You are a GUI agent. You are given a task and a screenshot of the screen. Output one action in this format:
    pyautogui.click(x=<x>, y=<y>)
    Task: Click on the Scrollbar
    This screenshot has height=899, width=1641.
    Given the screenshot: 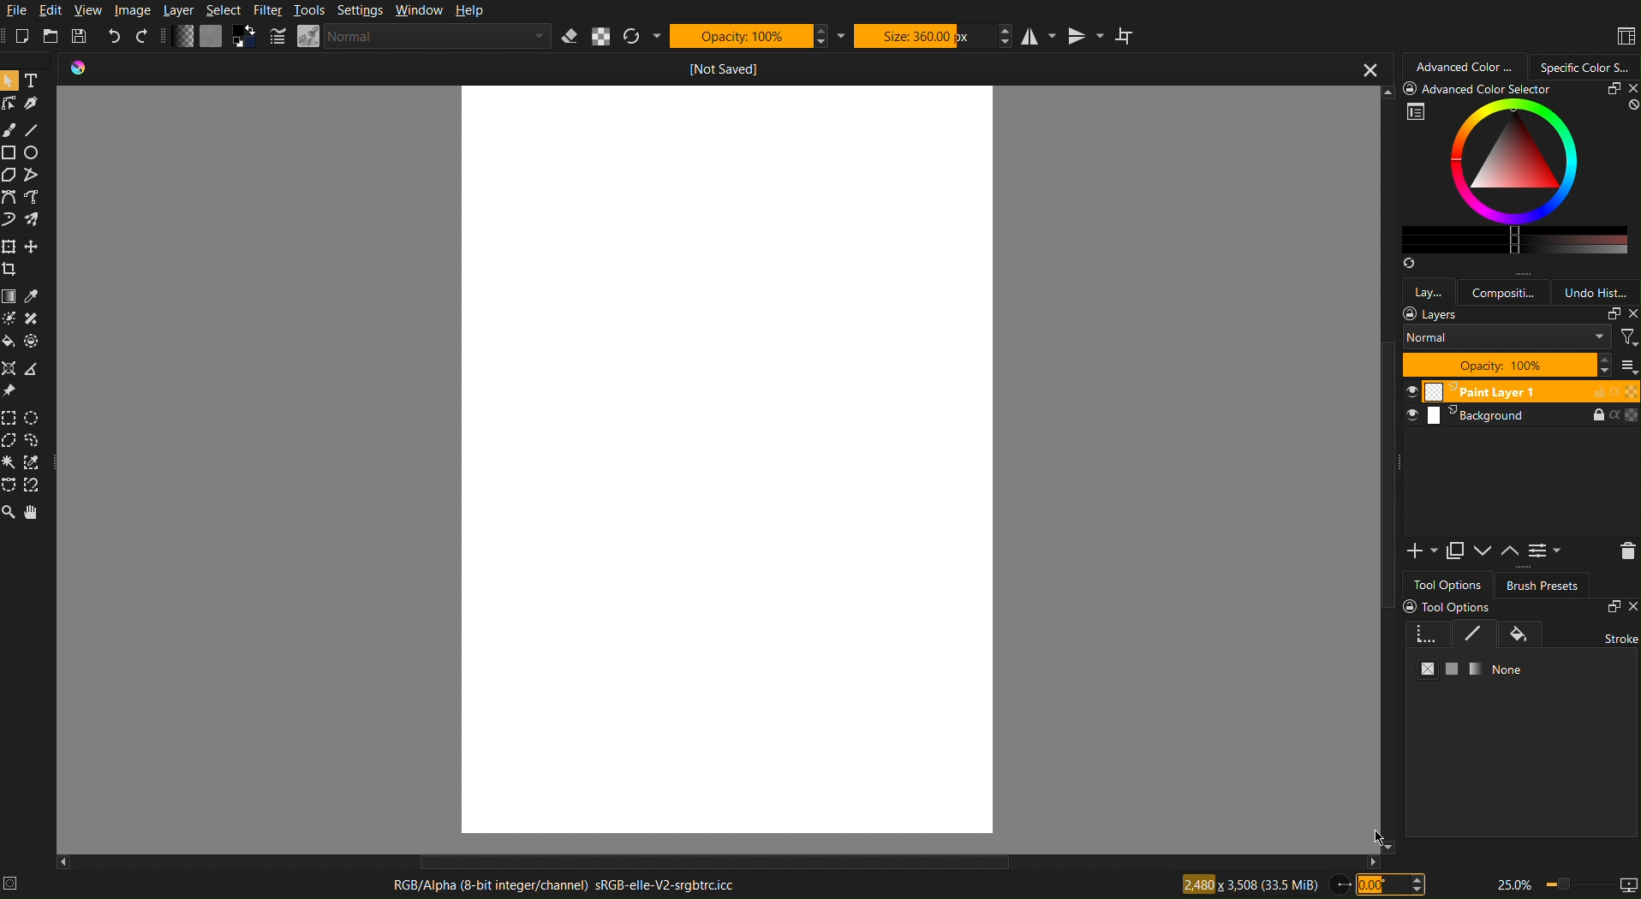 What is the action you would take?
    pyautogui.click(x=1385, y=468)
    